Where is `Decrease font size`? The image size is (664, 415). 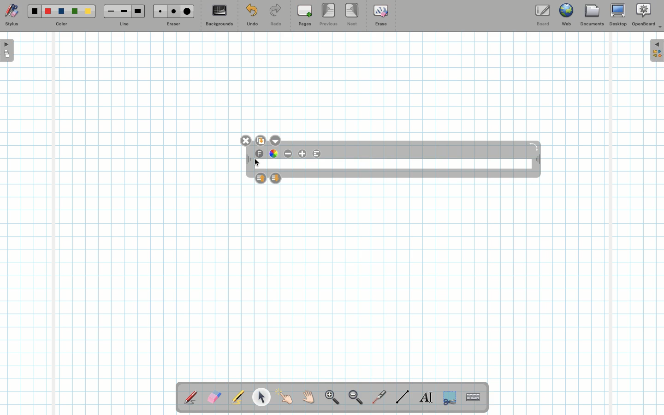
Decrease font size is located at coordinates (289, 154).